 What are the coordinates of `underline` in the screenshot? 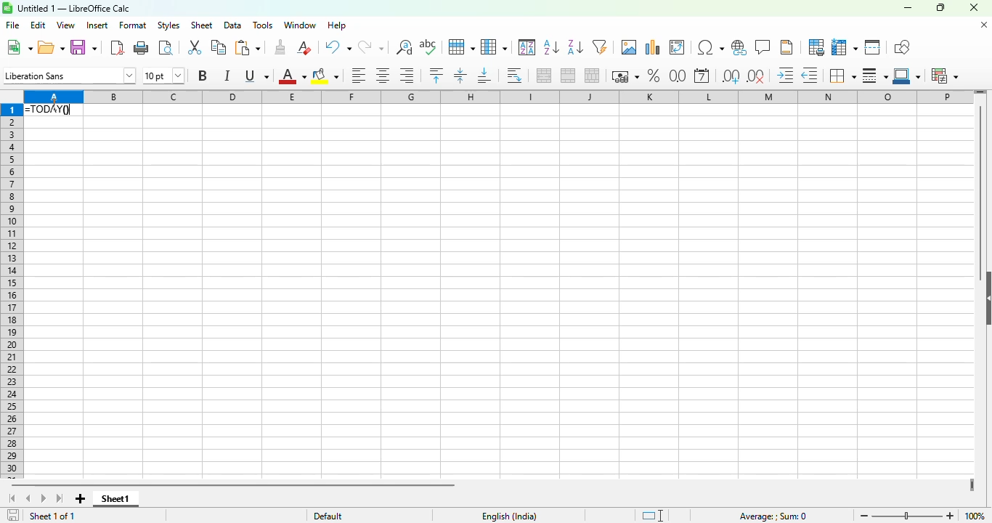 It's located at (256, 76).